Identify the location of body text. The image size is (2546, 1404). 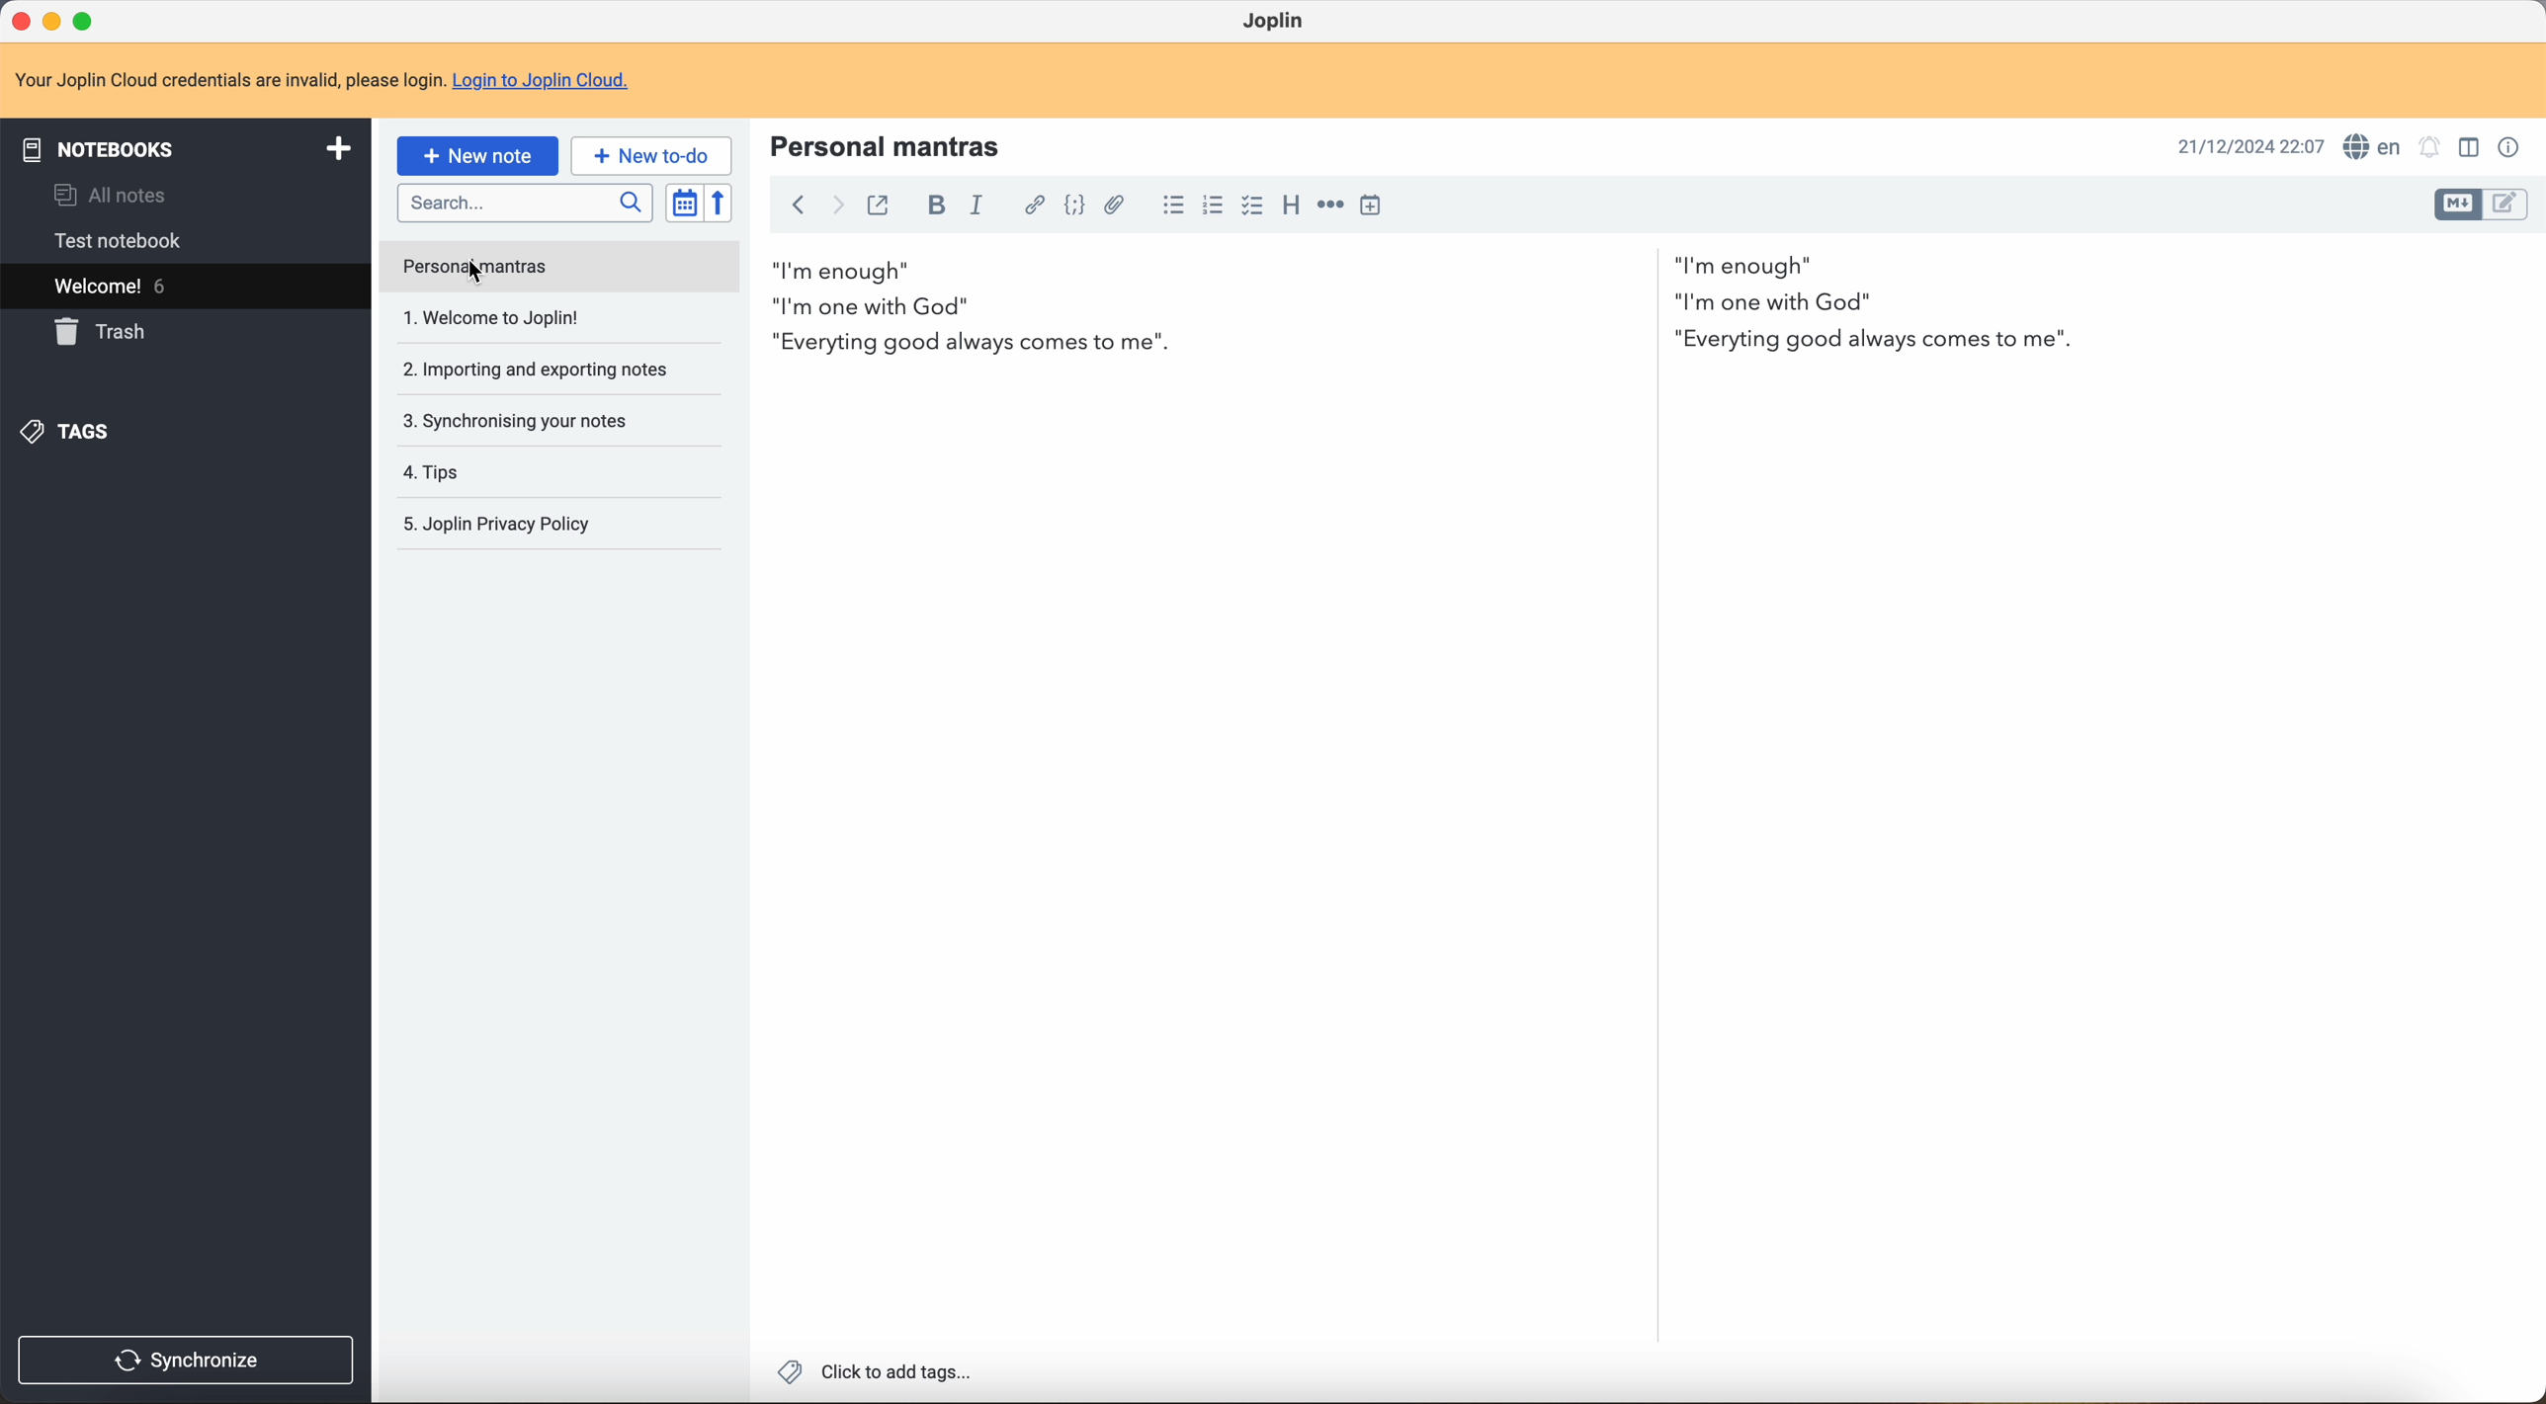
(1432, 306).